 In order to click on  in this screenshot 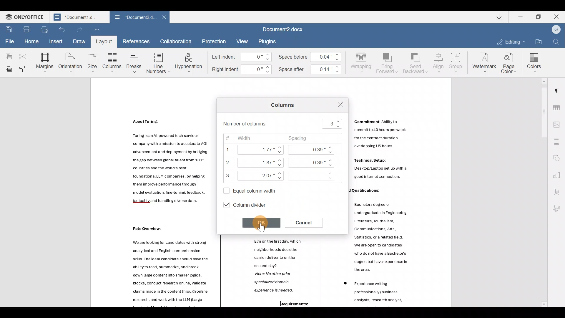, I will do `click(145, 122)`.